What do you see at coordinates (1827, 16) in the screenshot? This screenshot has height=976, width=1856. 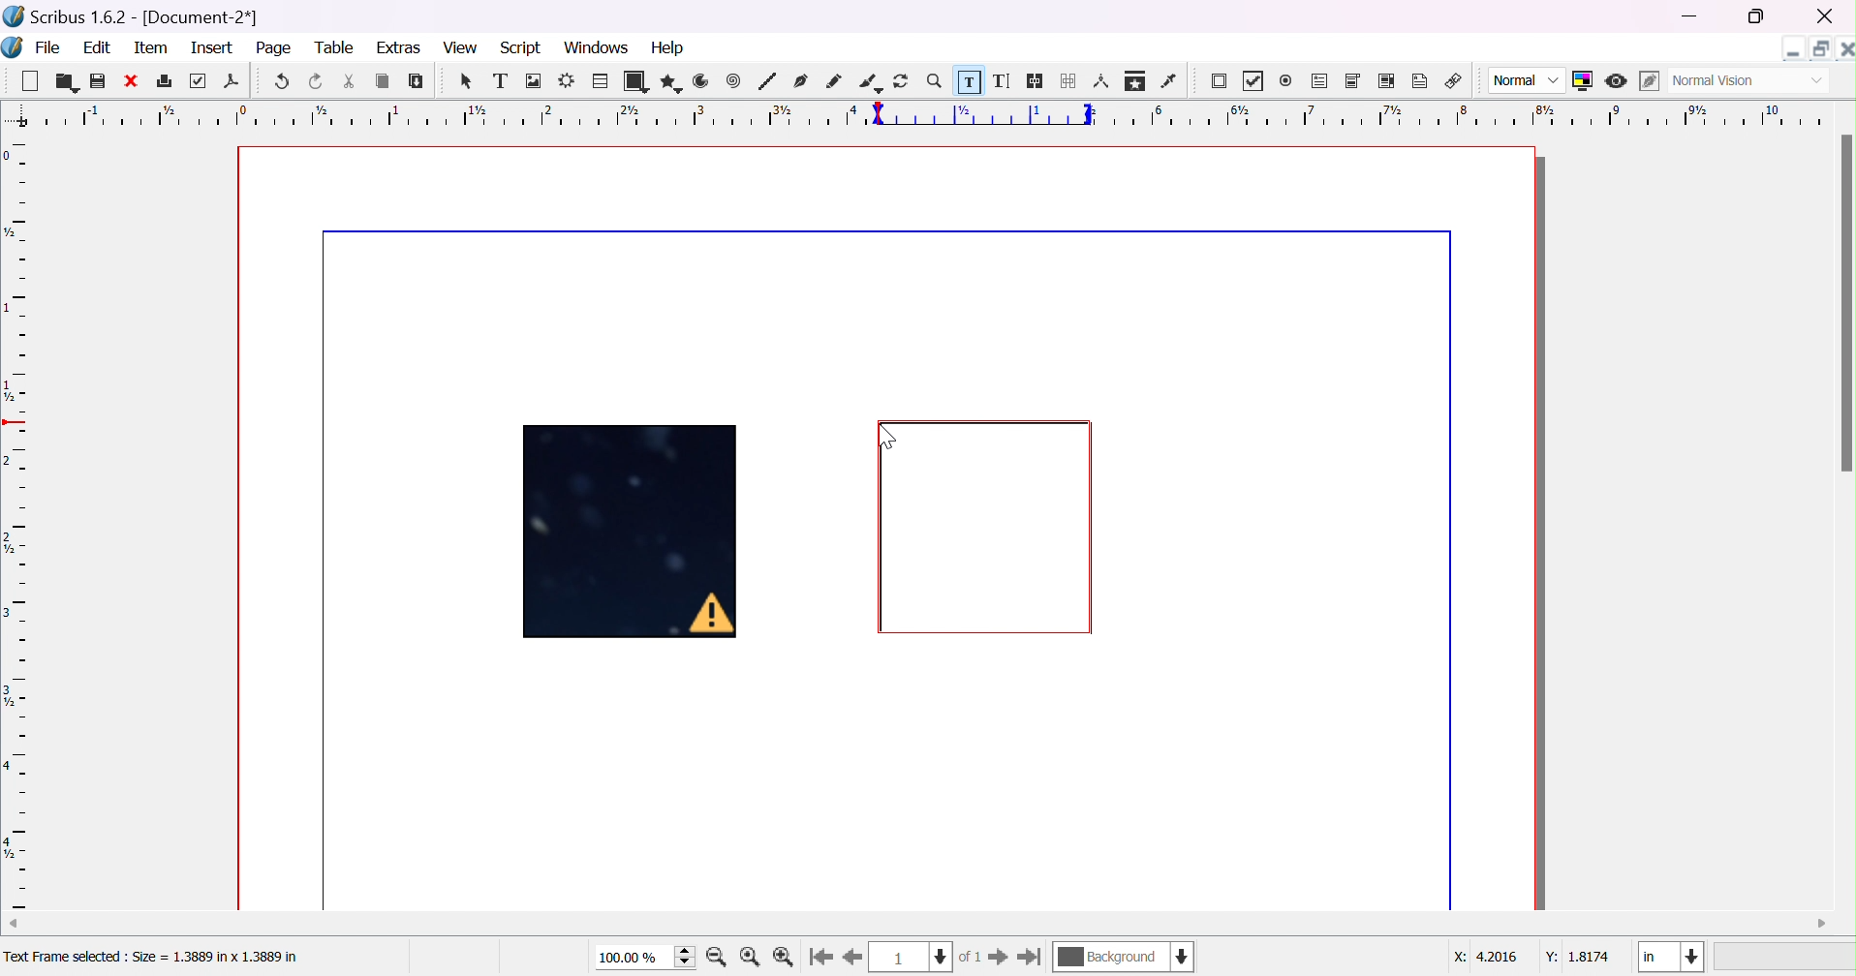 I see `close` at bounding box center [1827, 16].